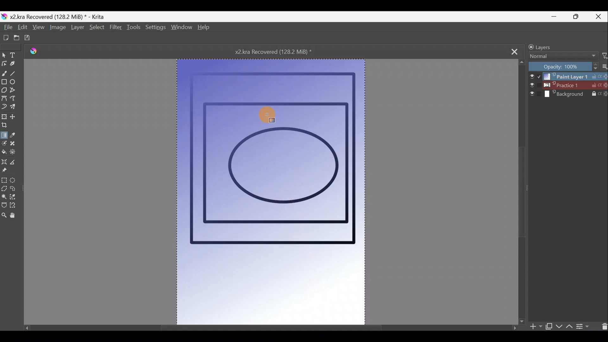 Image resolution: width=608 pixels, height=342 pixels. What do you see at coordinates (4, 73) in the screenshot?
I see `Freehand brush tool` at bounding box center [4, 73].